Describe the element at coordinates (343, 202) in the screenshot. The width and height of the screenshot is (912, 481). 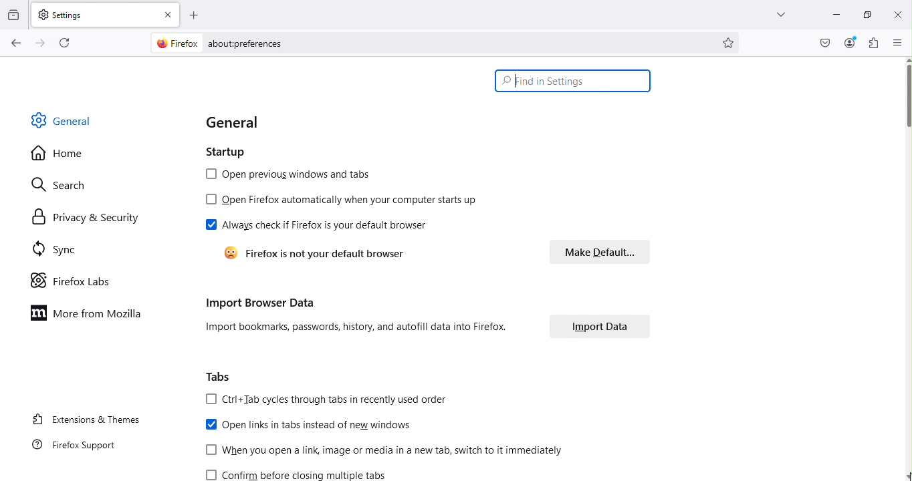
I see `Open firefox automatically when your computer starts up` at that location.